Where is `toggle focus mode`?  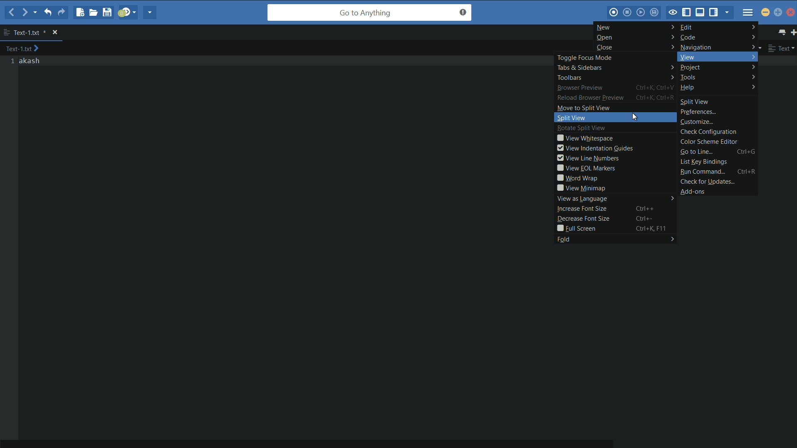 toggle focus mode is located at coordinates (614, 57).